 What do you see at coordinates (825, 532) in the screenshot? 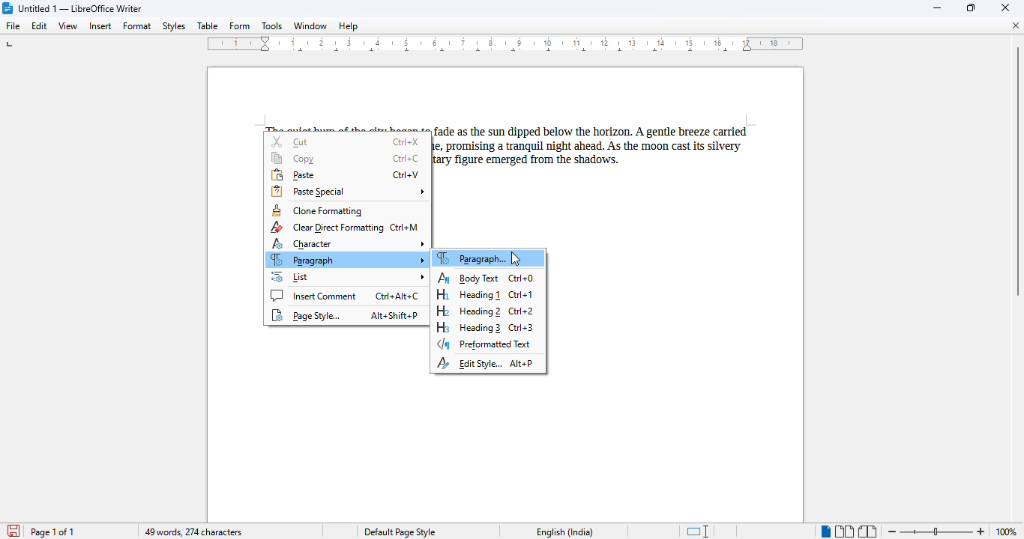
I see `single-page view` at bounding box center [825, 532].